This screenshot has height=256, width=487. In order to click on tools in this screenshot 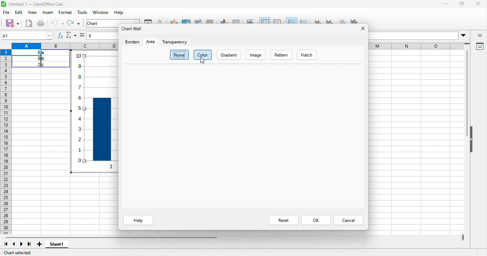, I will do `click(82, 13)`.